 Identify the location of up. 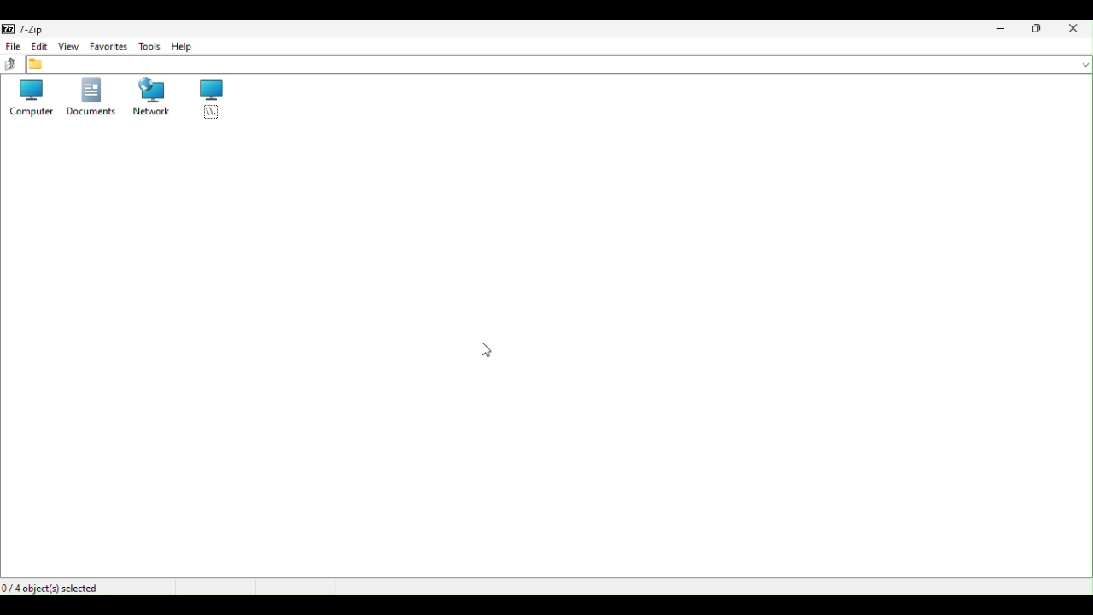
(11, 65).